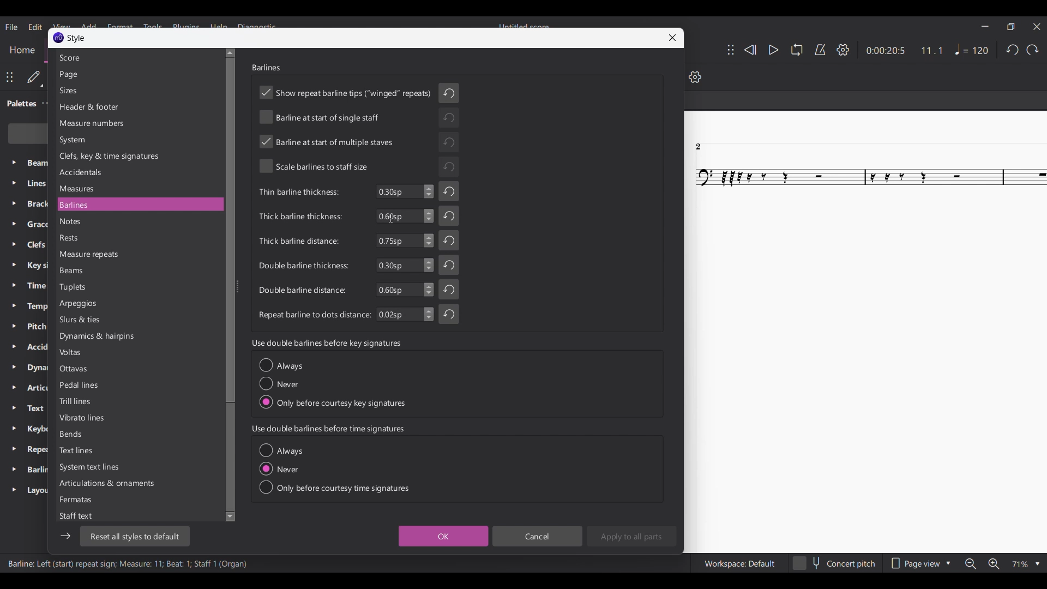 This screenshot has width=1047, height=589. I want to click on Settings, so click(844, 50).